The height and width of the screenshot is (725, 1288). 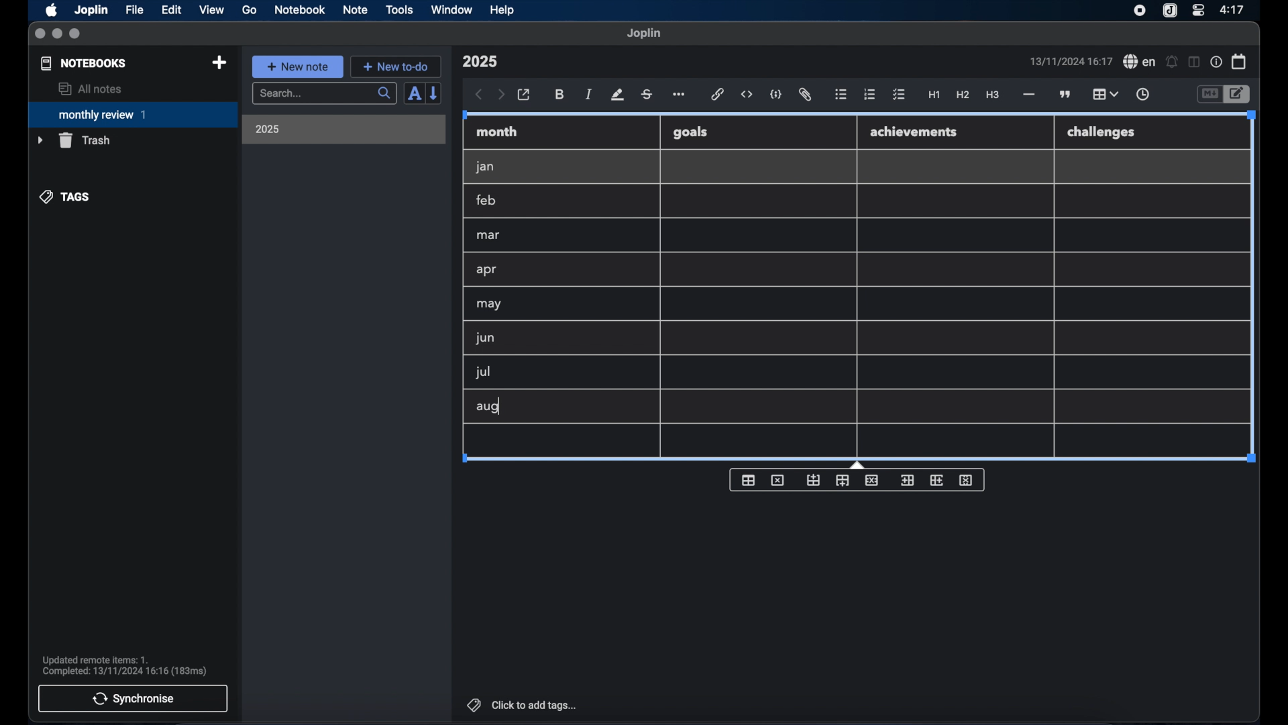 What do you see at coordinates (84, 63) in the screenshot?
I see `notebooks` at bounding box center [84, 63].